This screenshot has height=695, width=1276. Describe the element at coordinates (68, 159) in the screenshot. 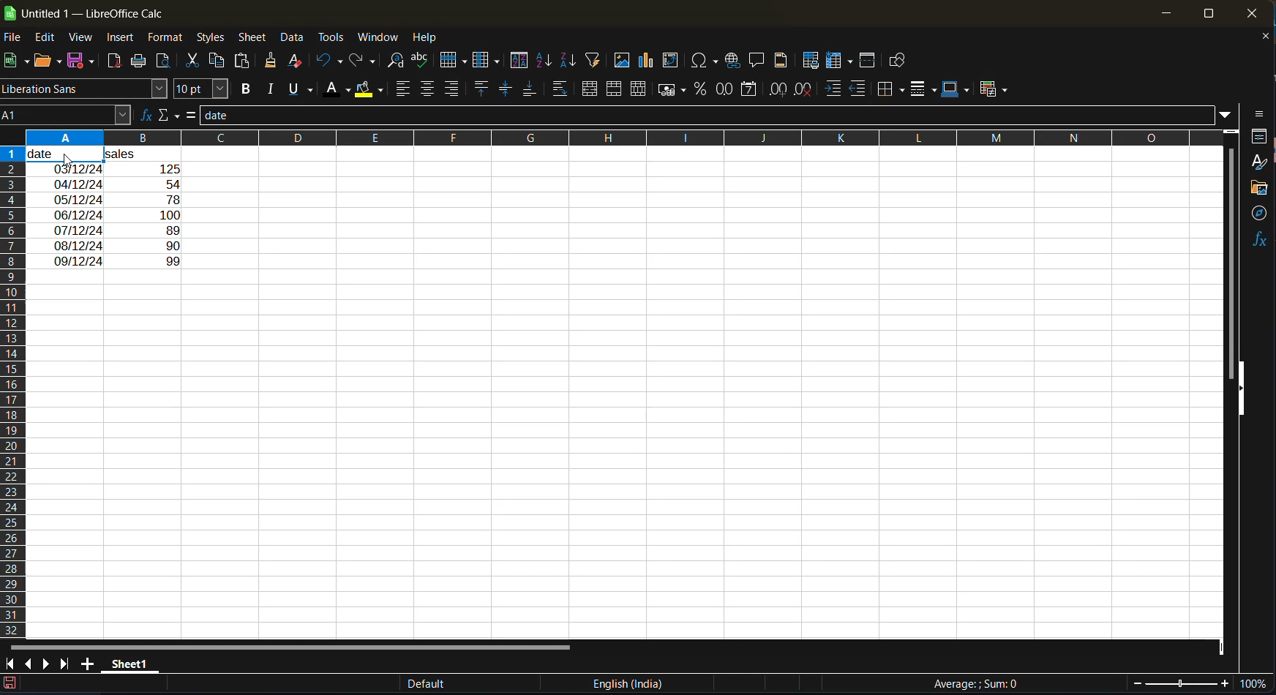

I see `cursor` at that location.